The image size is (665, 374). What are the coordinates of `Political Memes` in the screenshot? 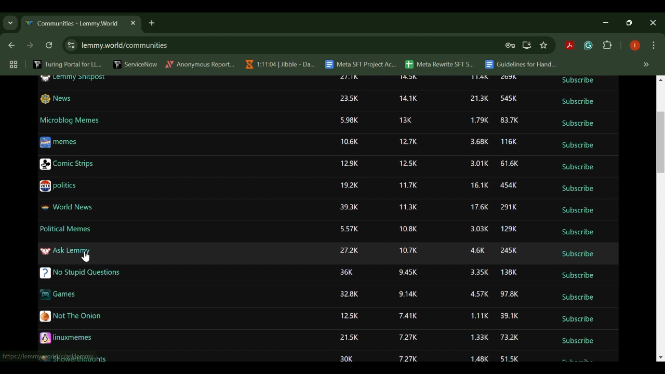 It's located at (65, 229).